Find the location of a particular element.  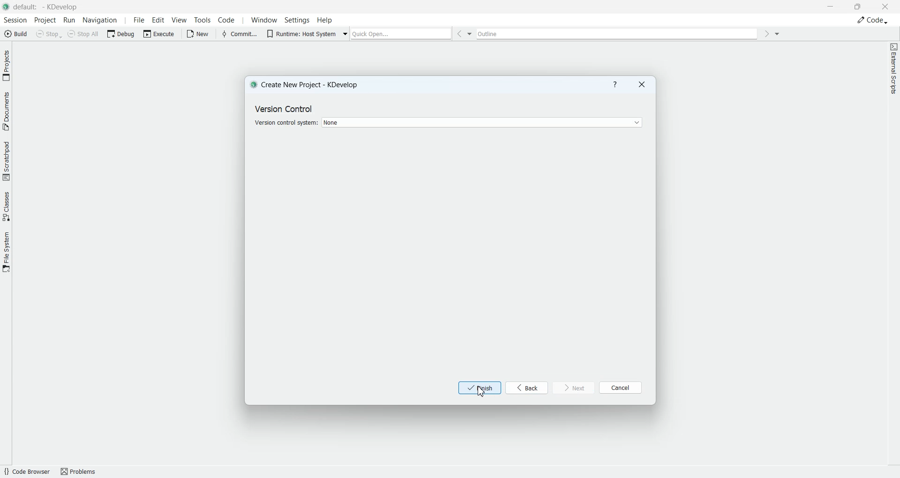

Run is located at coordinates (70, 21).